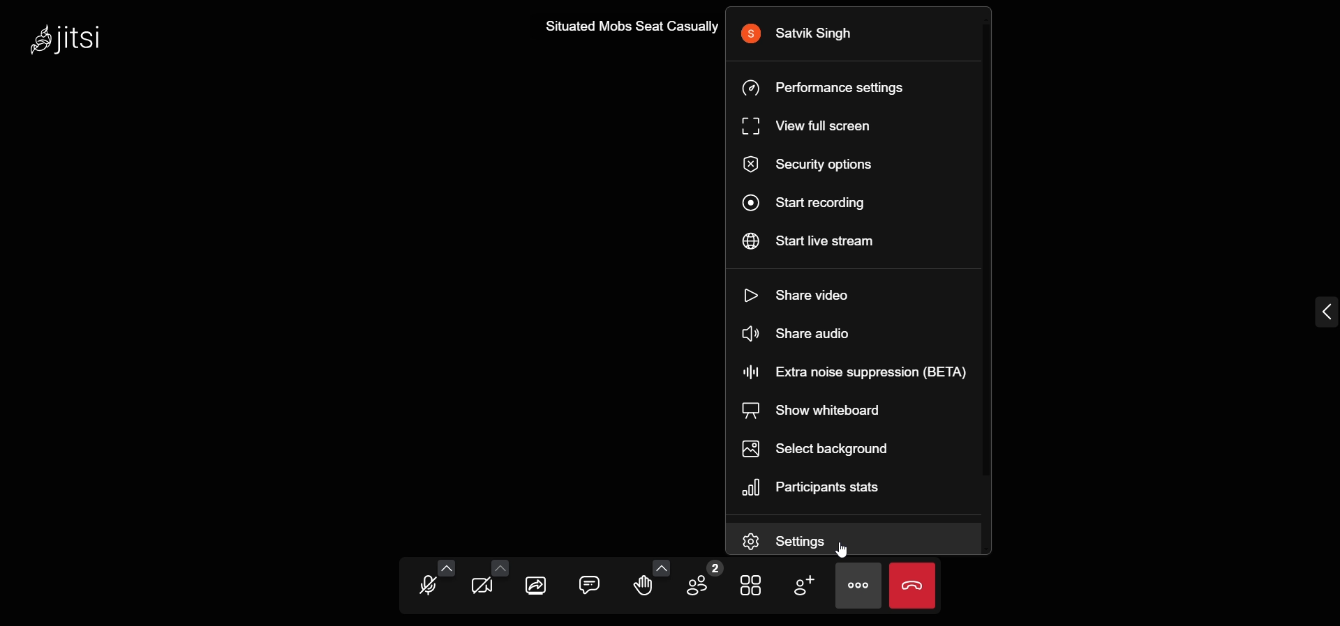  What do you see at coordinates (855, 372) in the screenshot?
I see `extra noise suppression (BETA)` at bounding box center [855, 372].